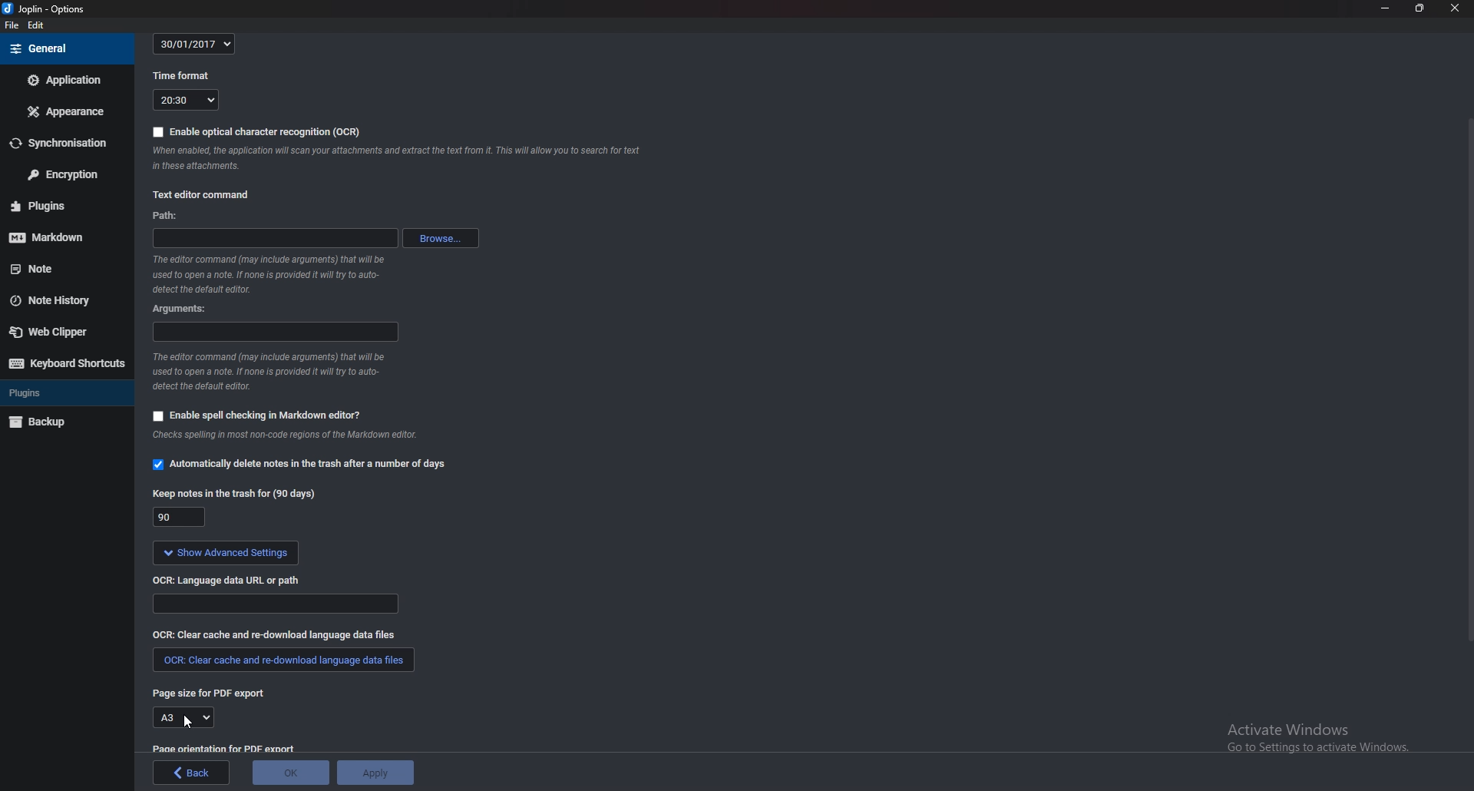  What do you see at coordinates (257, 132) in the screenshot?
I see `Enable O C R` at bounding box center [257, 132].